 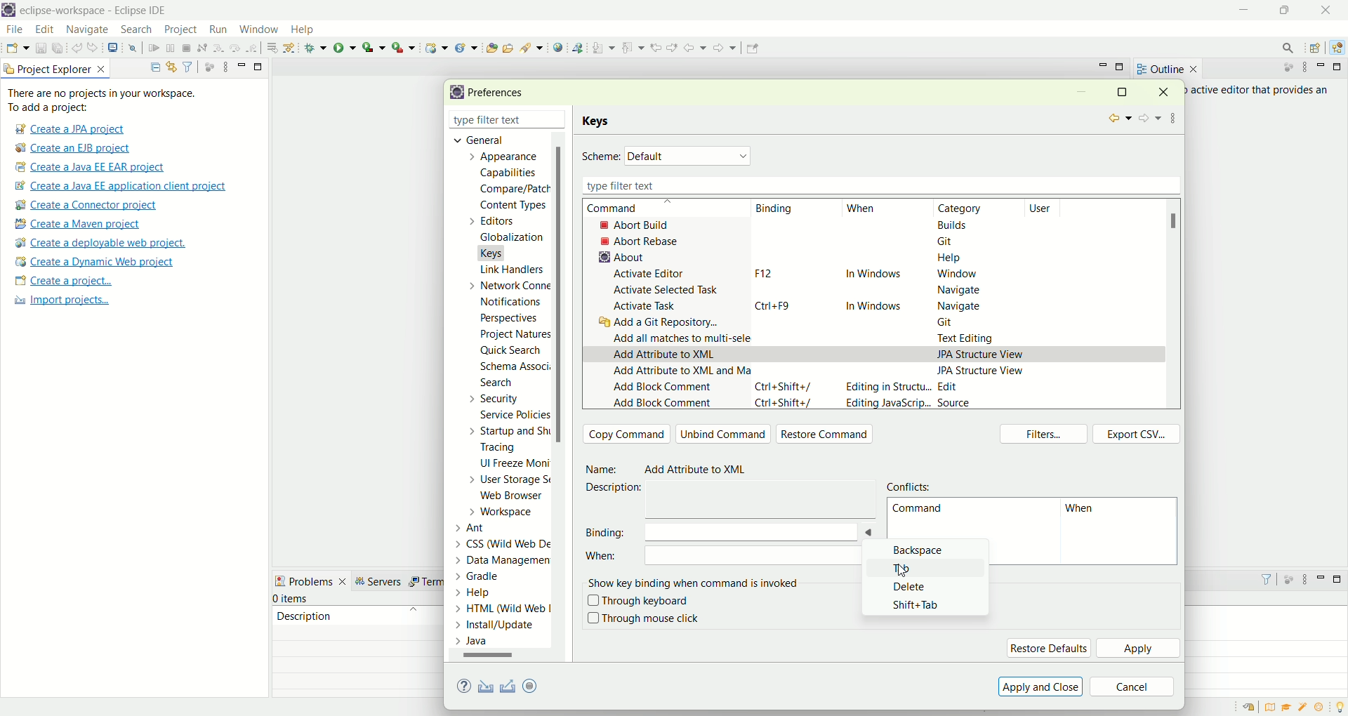 I want to click on create a Java EE application client project, so click(x=120, y=188).